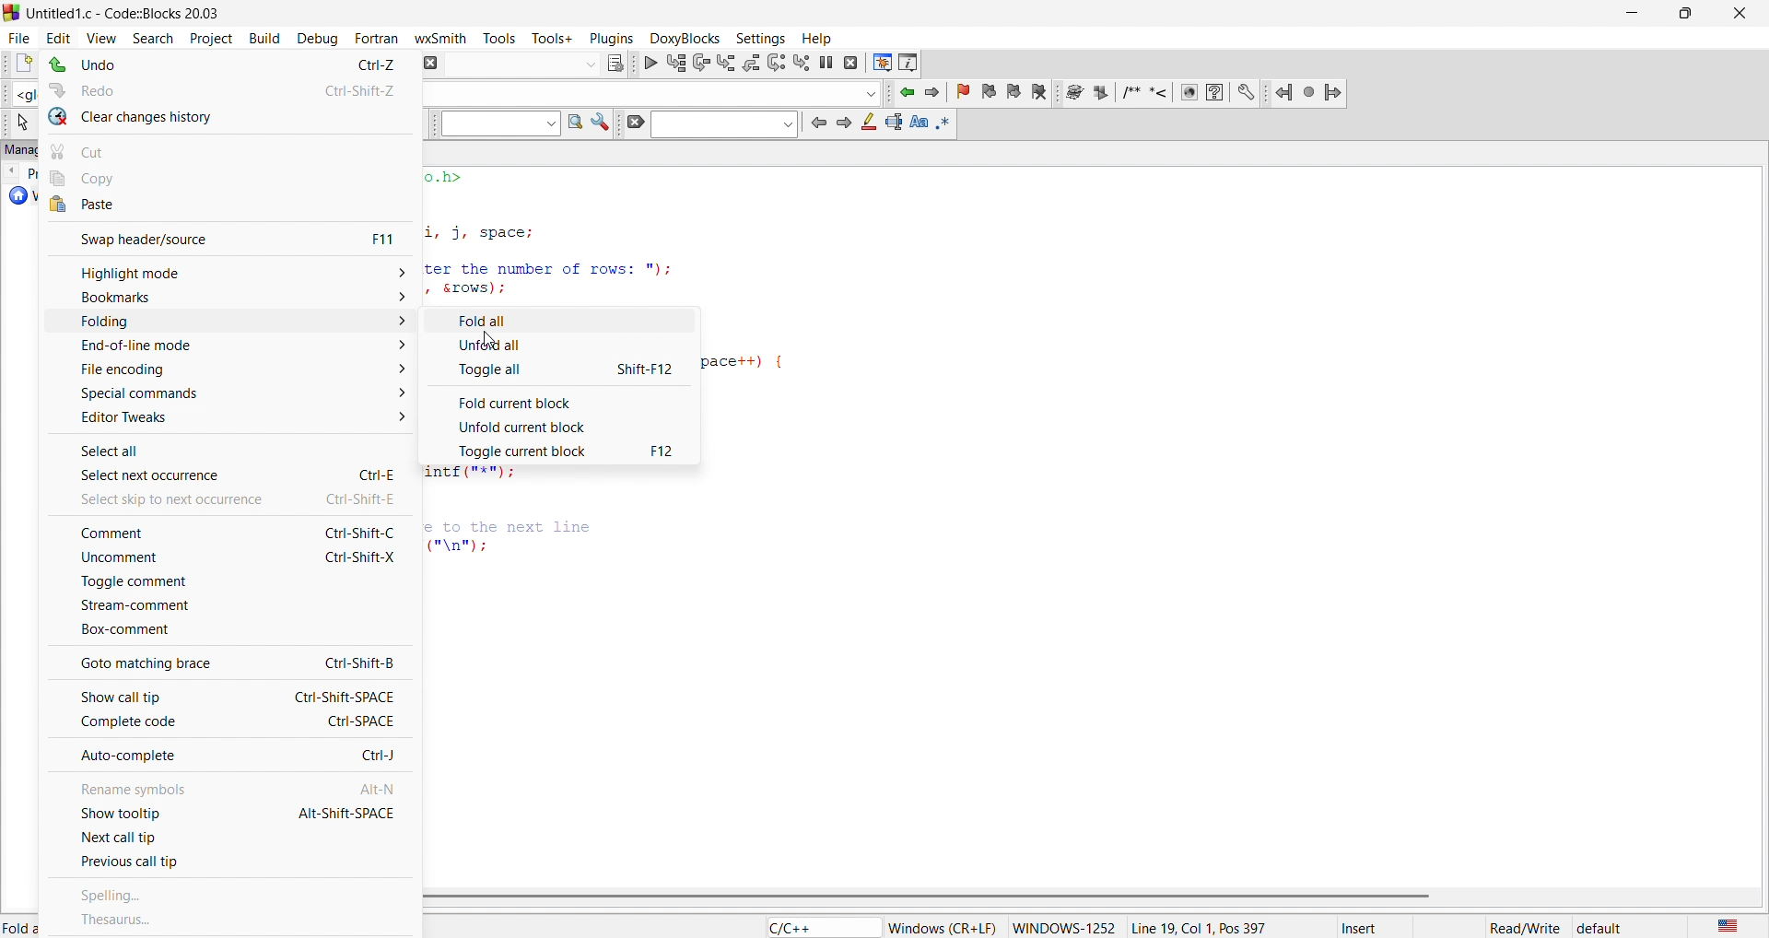  I want to click on inputbox, so click(723, 124).